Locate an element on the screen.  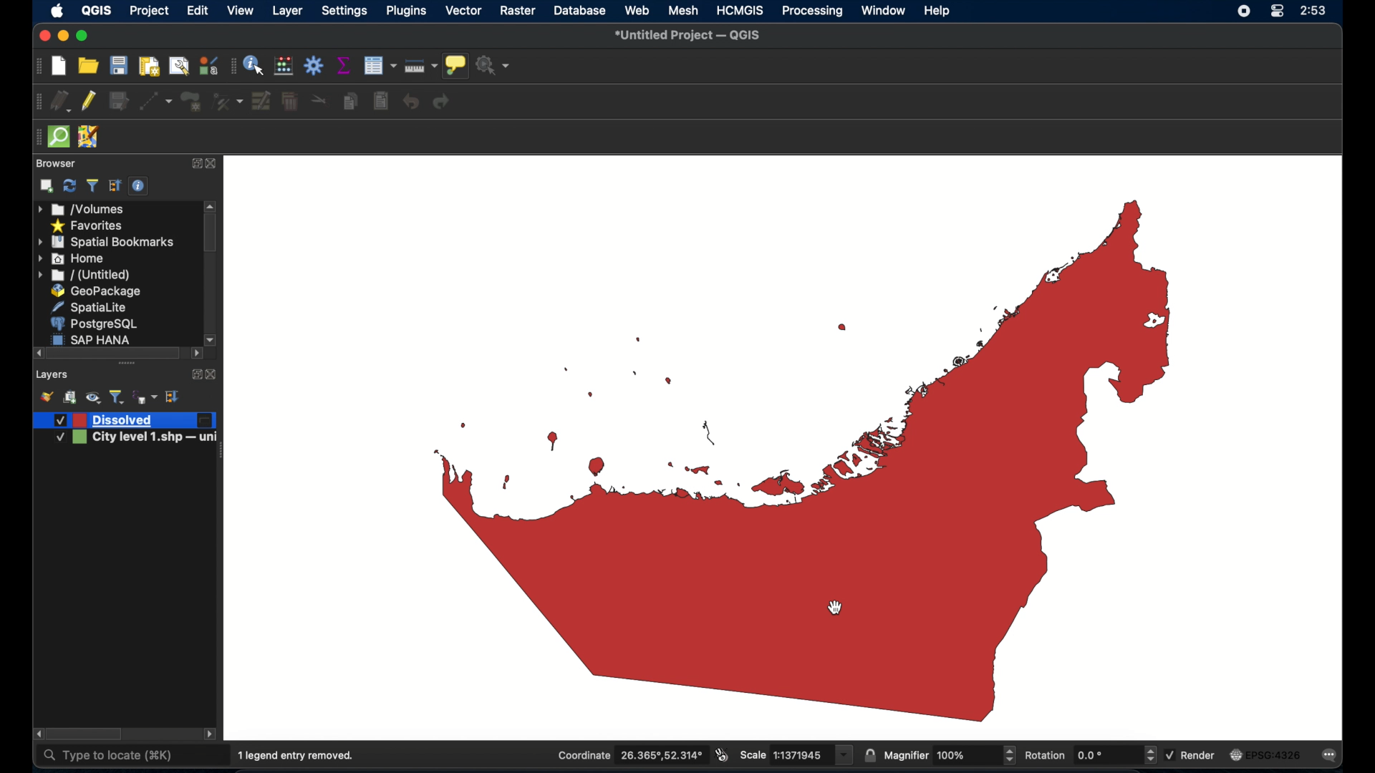
project toolbar is located at coordinates (37, 67).